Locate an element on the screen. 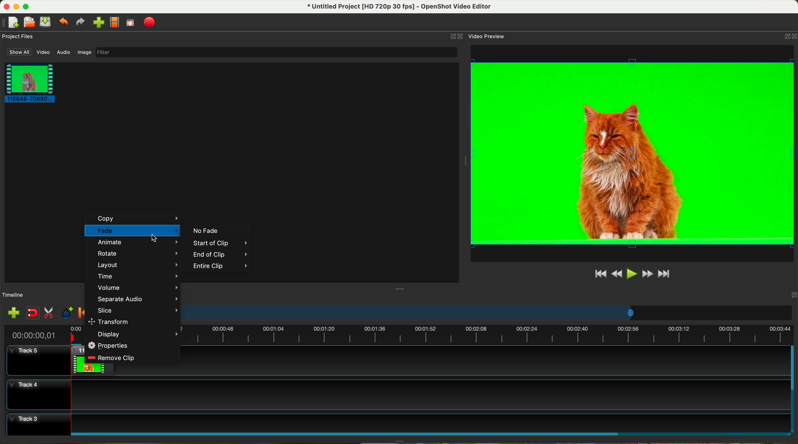 The height and width of the screenshot is (444, 798). properties is located at coordinates (109, 345).